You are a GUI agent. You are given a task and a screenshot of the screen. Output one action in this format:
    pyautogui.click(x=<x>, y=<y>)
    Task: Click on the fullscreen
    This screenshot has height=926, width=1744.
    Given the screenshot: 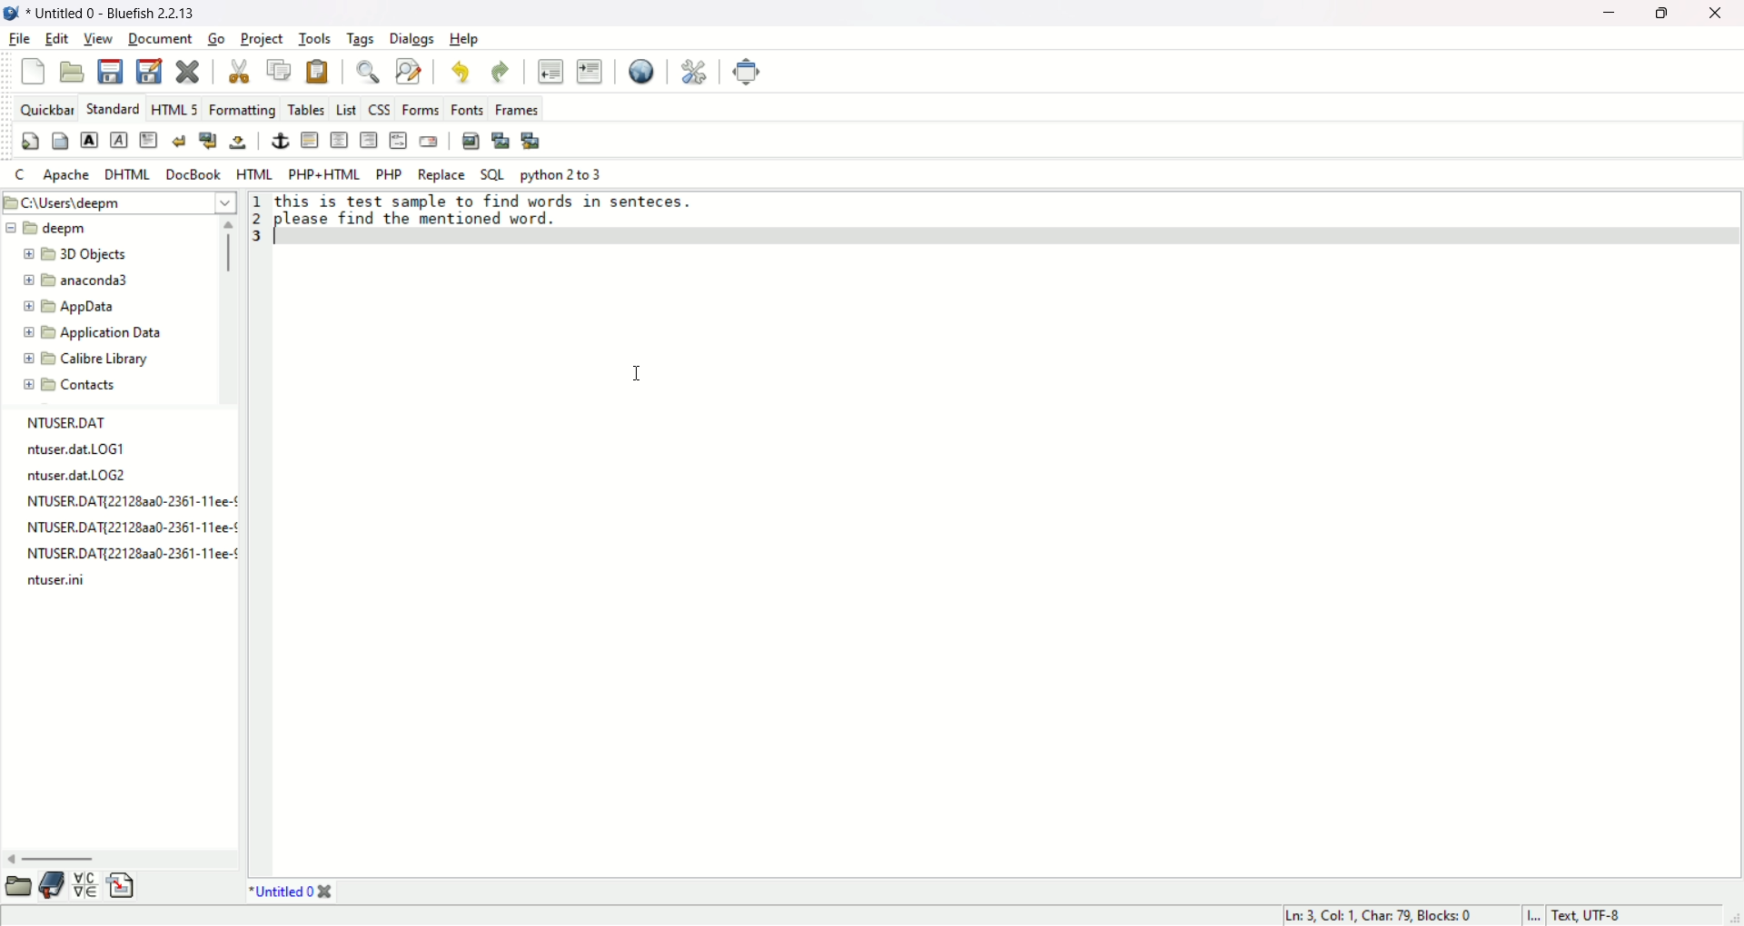 What is the action you would take?
    pyautogui.click(x=748, y=70)
    